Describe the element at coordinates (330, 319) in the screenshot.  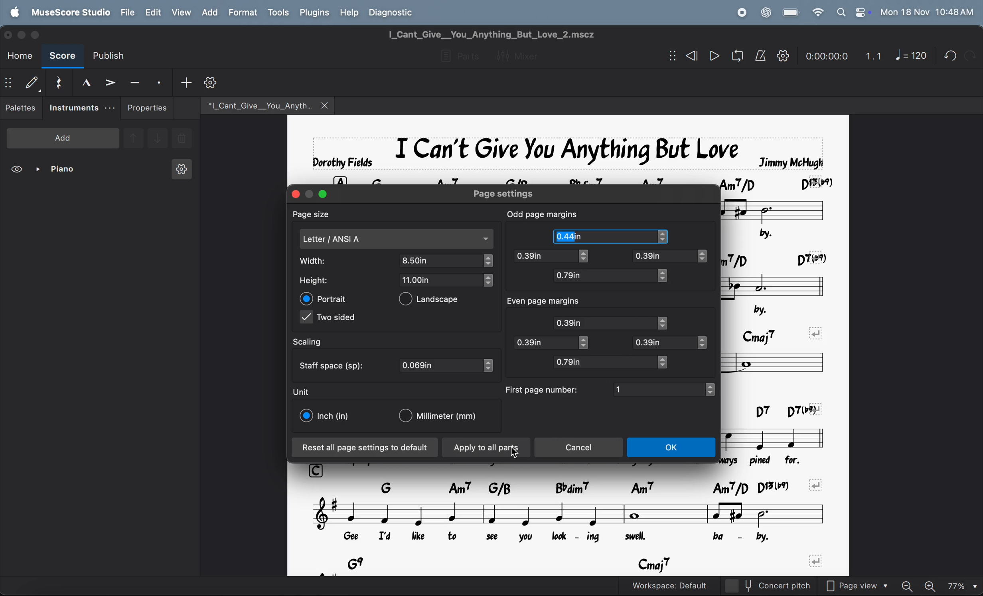
I see `two sided` at that location.